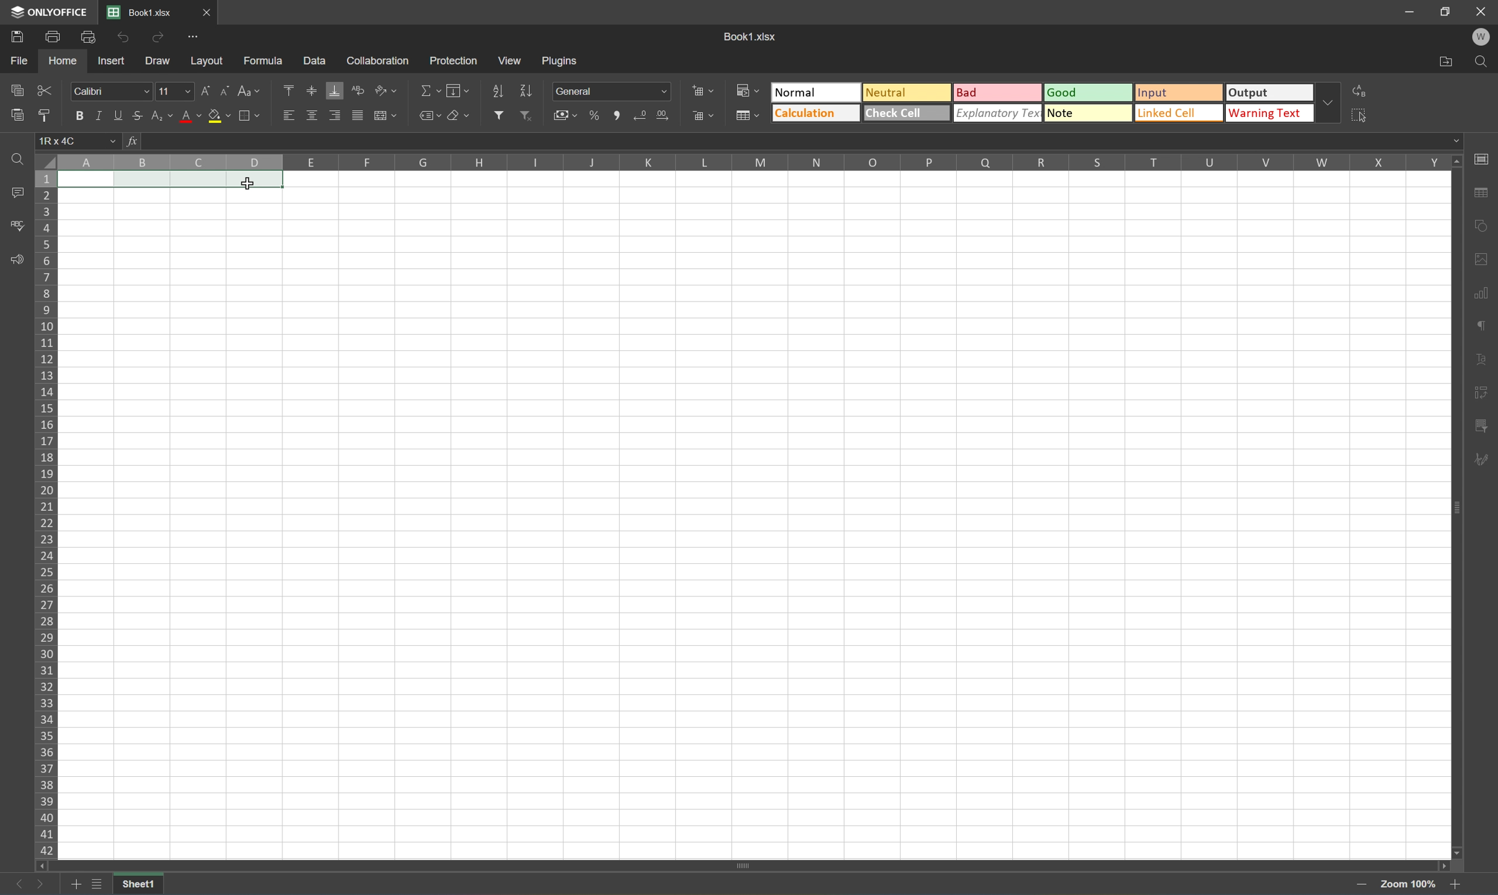 This screenshot has width=1498, height=895. Describe the element at coordinates (1411, 12) in the screenshot. I see `Minimize` at that location.